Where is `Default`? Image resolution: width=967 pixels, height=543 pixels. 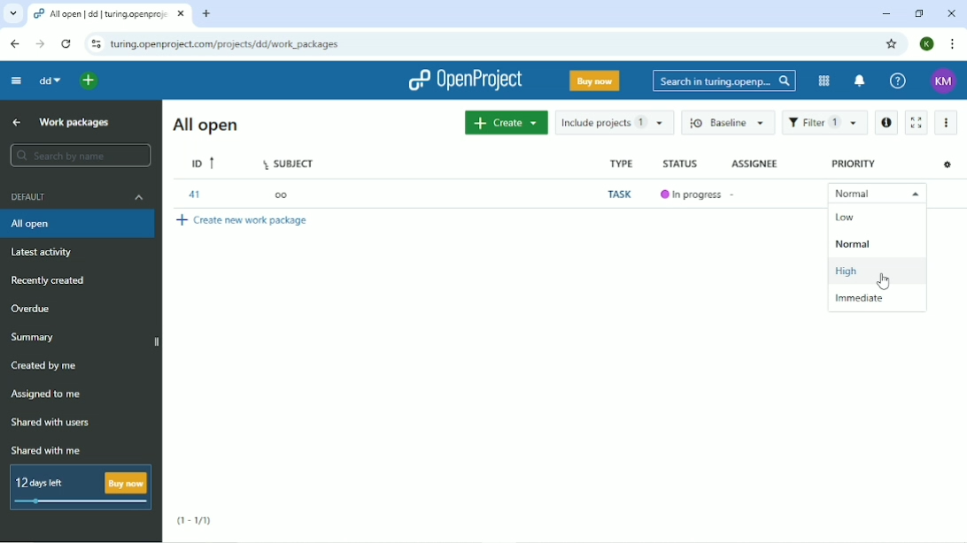 Default is located at coordinates (79, 195).